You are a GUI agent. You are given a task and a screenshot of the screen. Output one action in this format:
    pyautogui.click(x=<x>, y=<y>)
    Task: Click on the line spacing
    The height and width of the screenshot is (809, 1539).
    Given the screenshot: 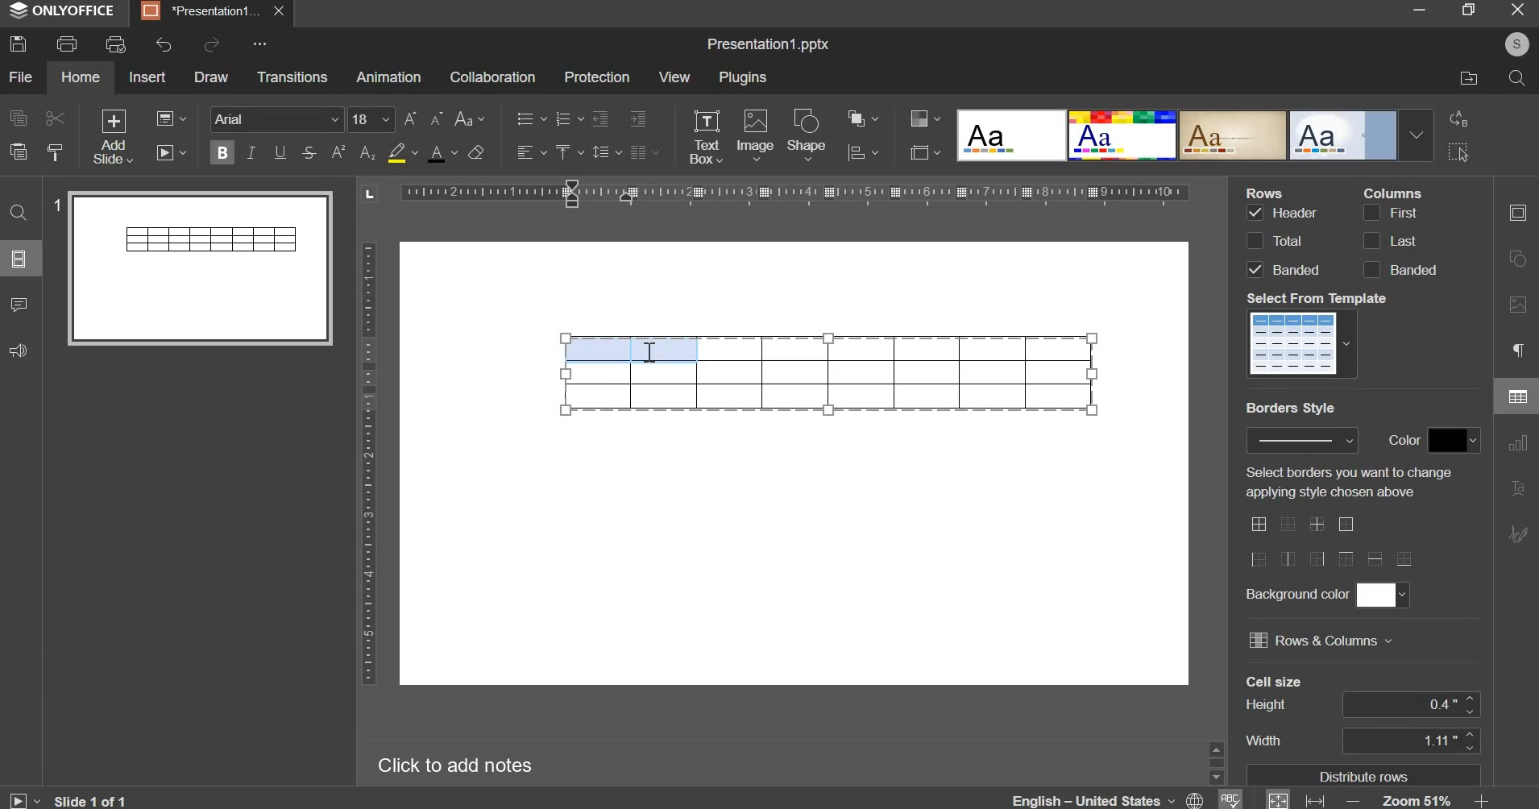 What is the action you would take?
    pyautogui.click(x=605, y=152)
    